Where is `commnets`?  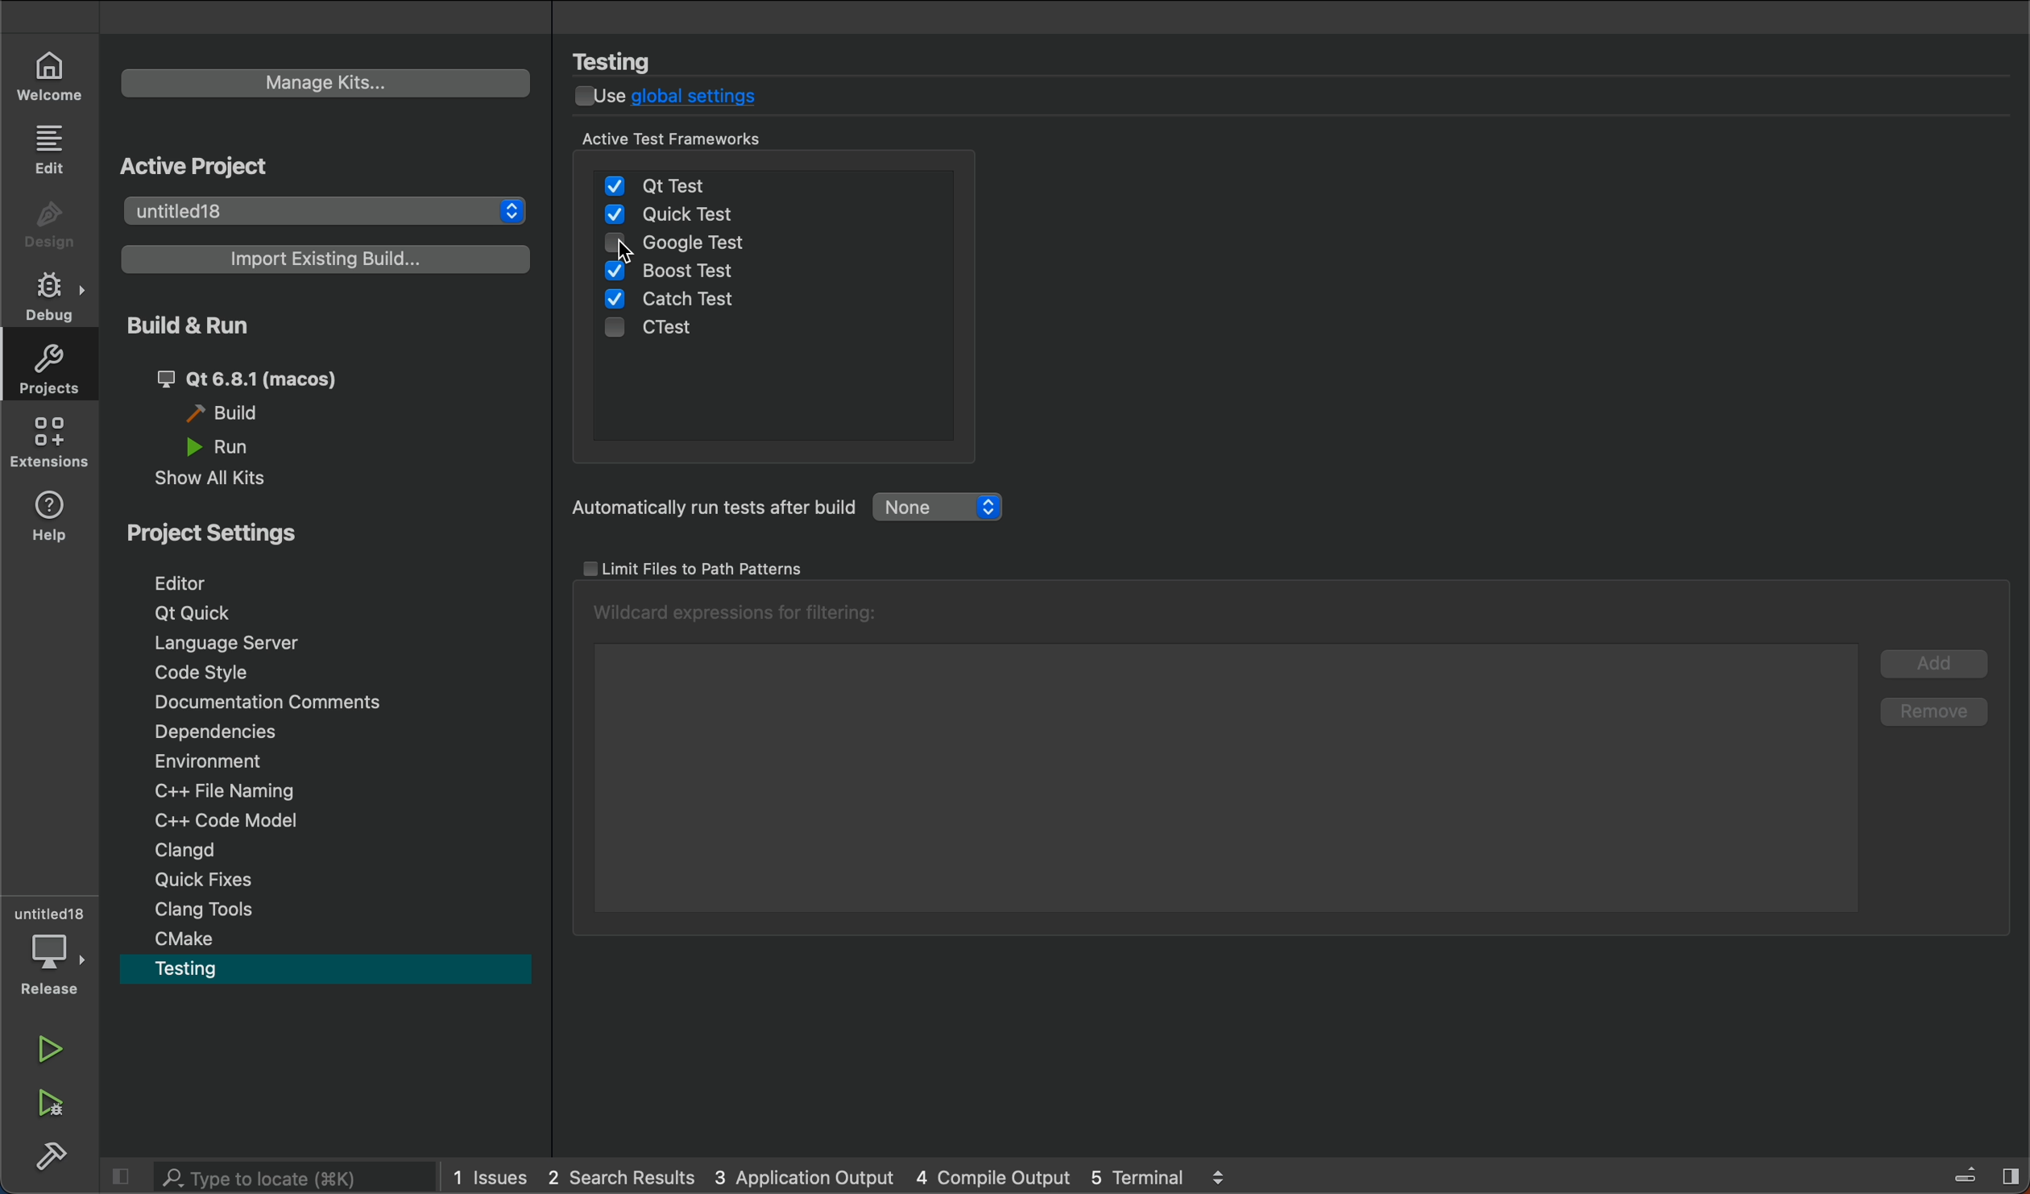 commnets is located at coordinates (326, 705).